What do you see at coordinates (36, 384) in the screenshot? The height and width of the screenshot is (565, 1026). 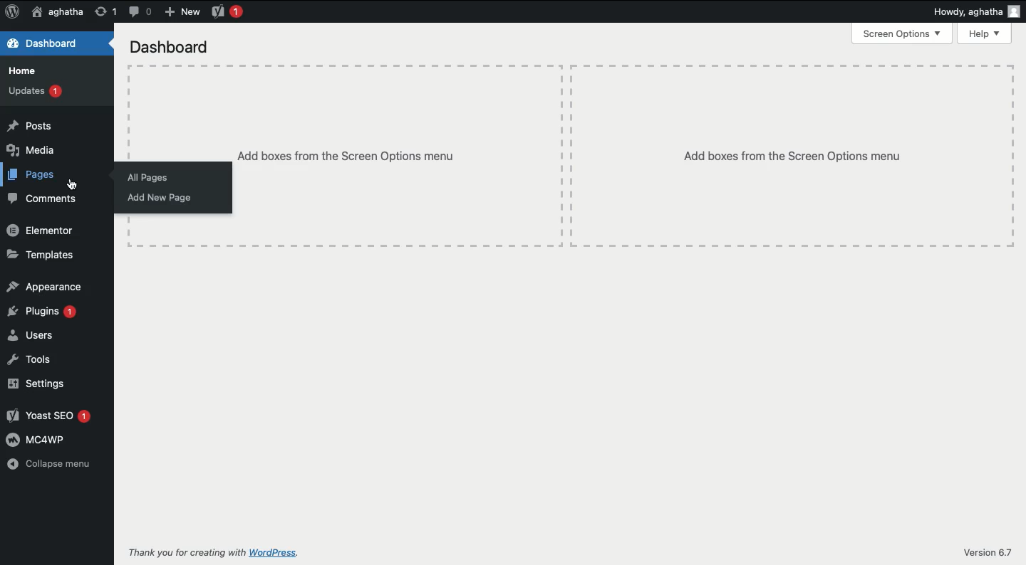 I see `Settings` at bounding box center [36, 384].